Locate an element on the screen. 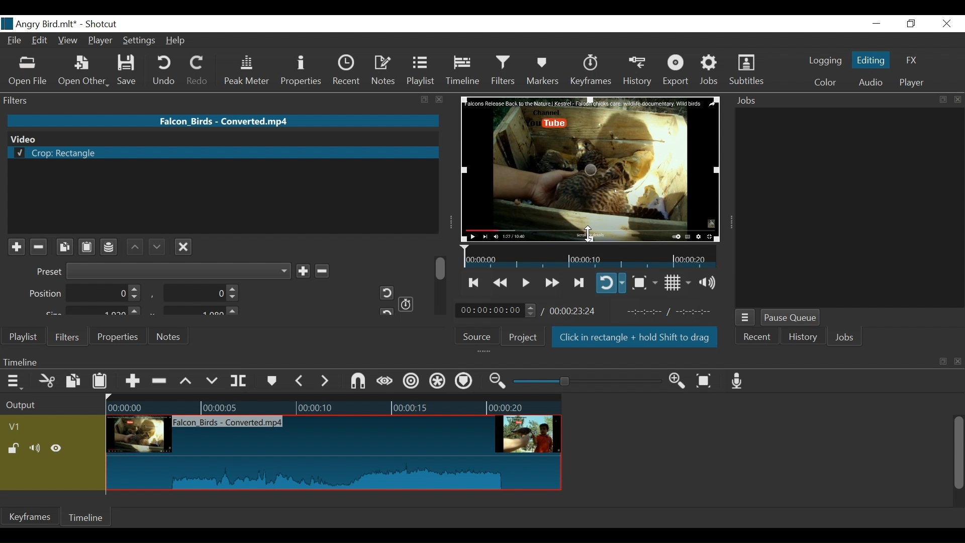  Peak Meter is located at coordinates (249, 71).